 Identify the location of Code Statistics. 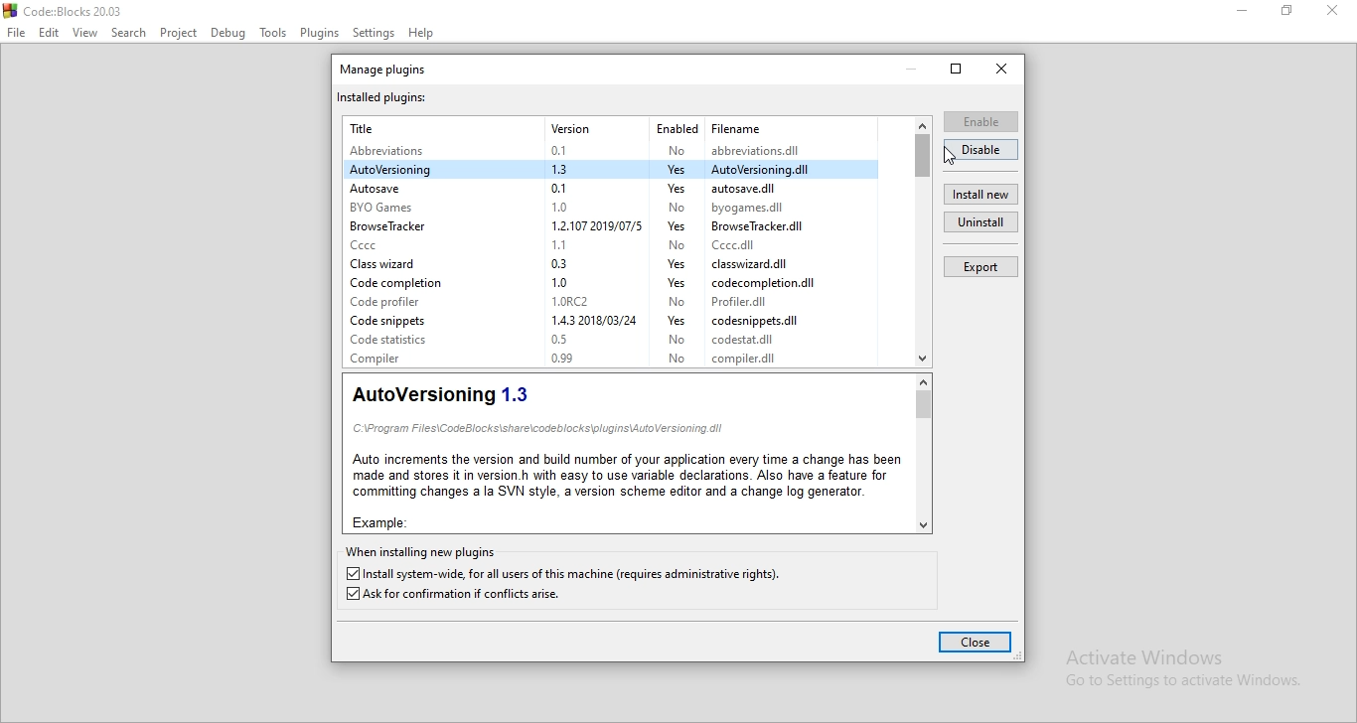
(399, 340).